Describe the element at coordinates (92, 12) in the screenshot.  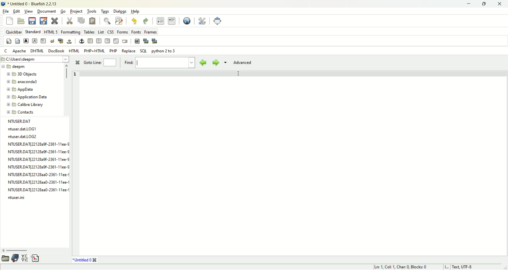
I see `tools` at that location.